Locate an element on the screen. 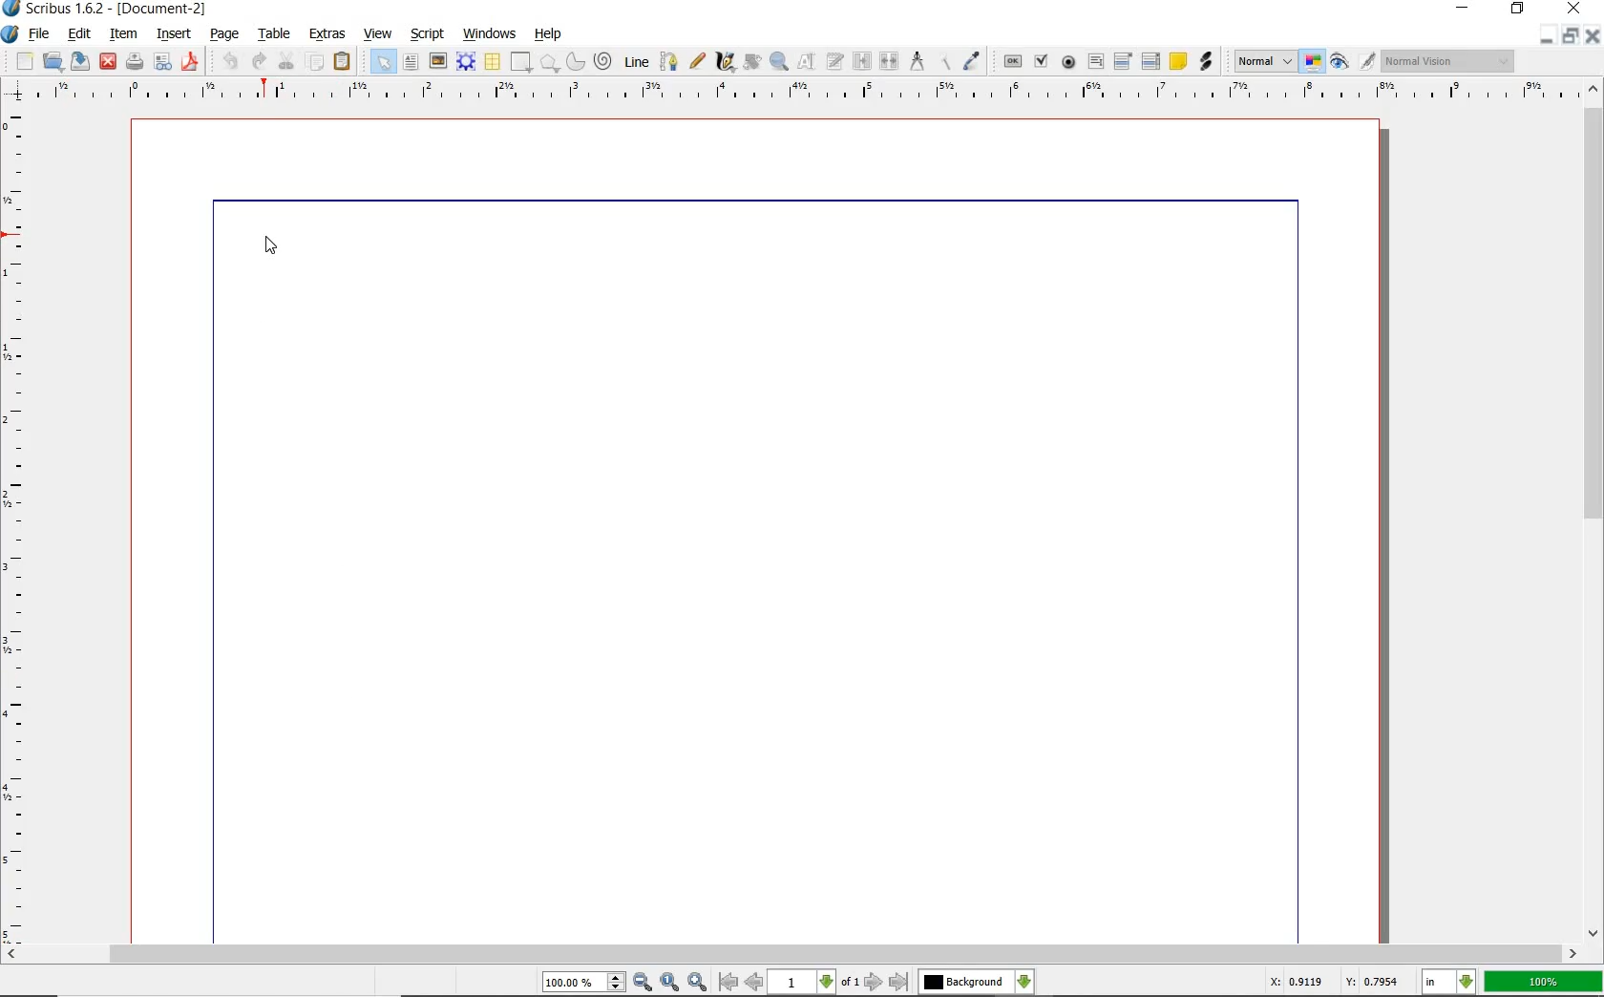  zoom in is located at coordinates (696, 983).